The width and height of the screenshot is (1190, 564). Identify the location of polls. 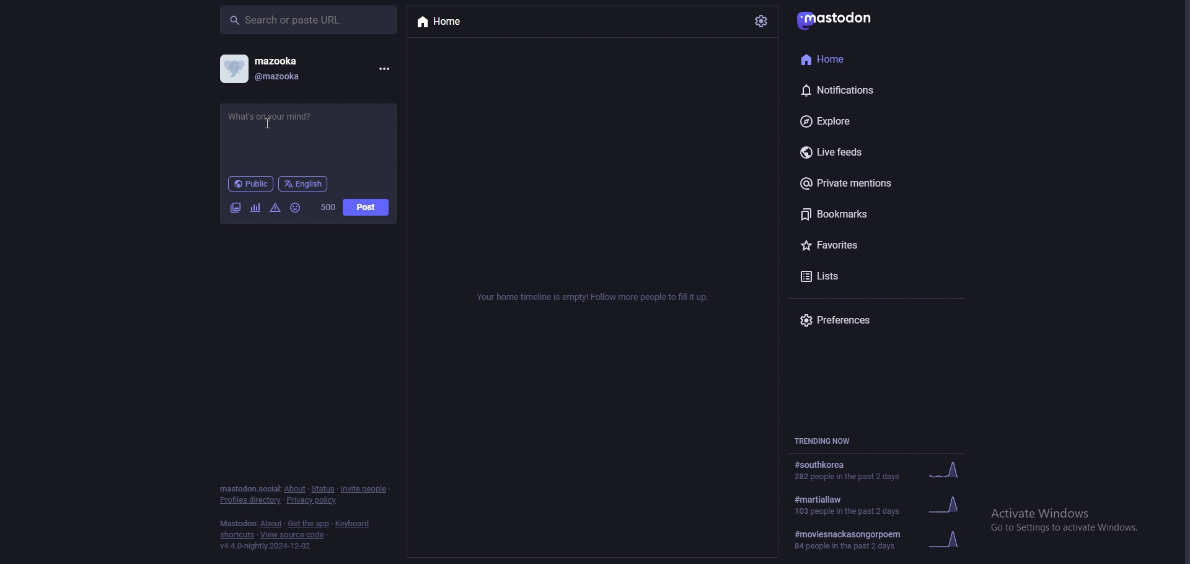
(255, 208).